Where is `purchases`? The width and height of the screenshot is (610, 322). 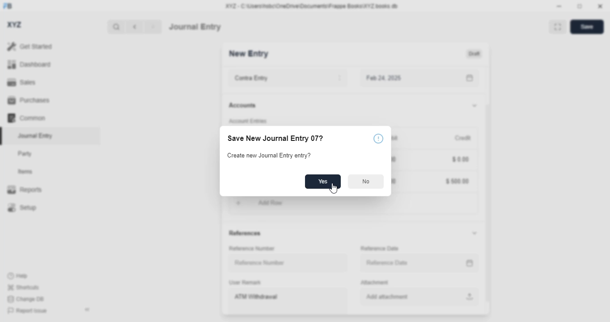 purchases is located at coordinates (30, 100).